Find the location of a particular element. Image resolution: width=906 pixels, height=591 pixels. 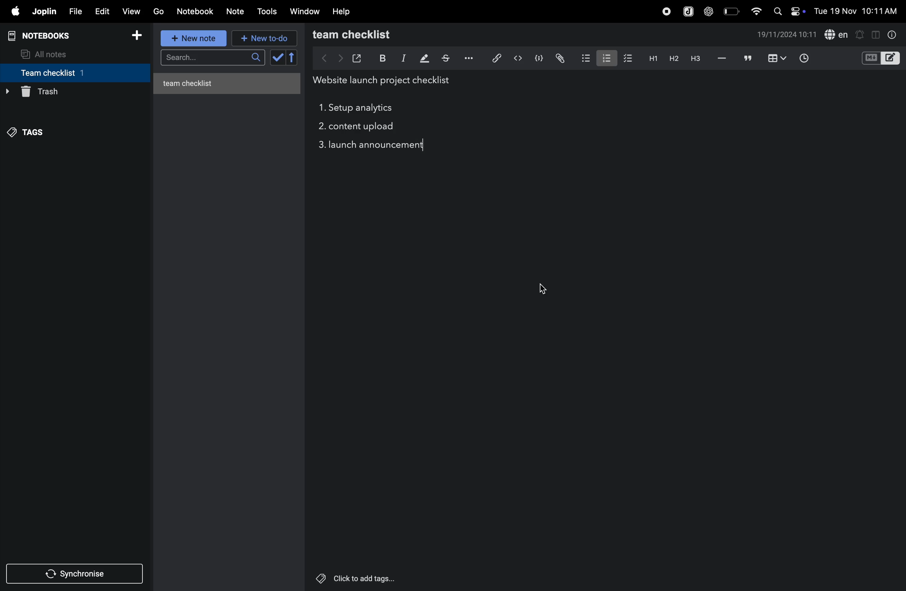

window is located at coordinates (304, 12).